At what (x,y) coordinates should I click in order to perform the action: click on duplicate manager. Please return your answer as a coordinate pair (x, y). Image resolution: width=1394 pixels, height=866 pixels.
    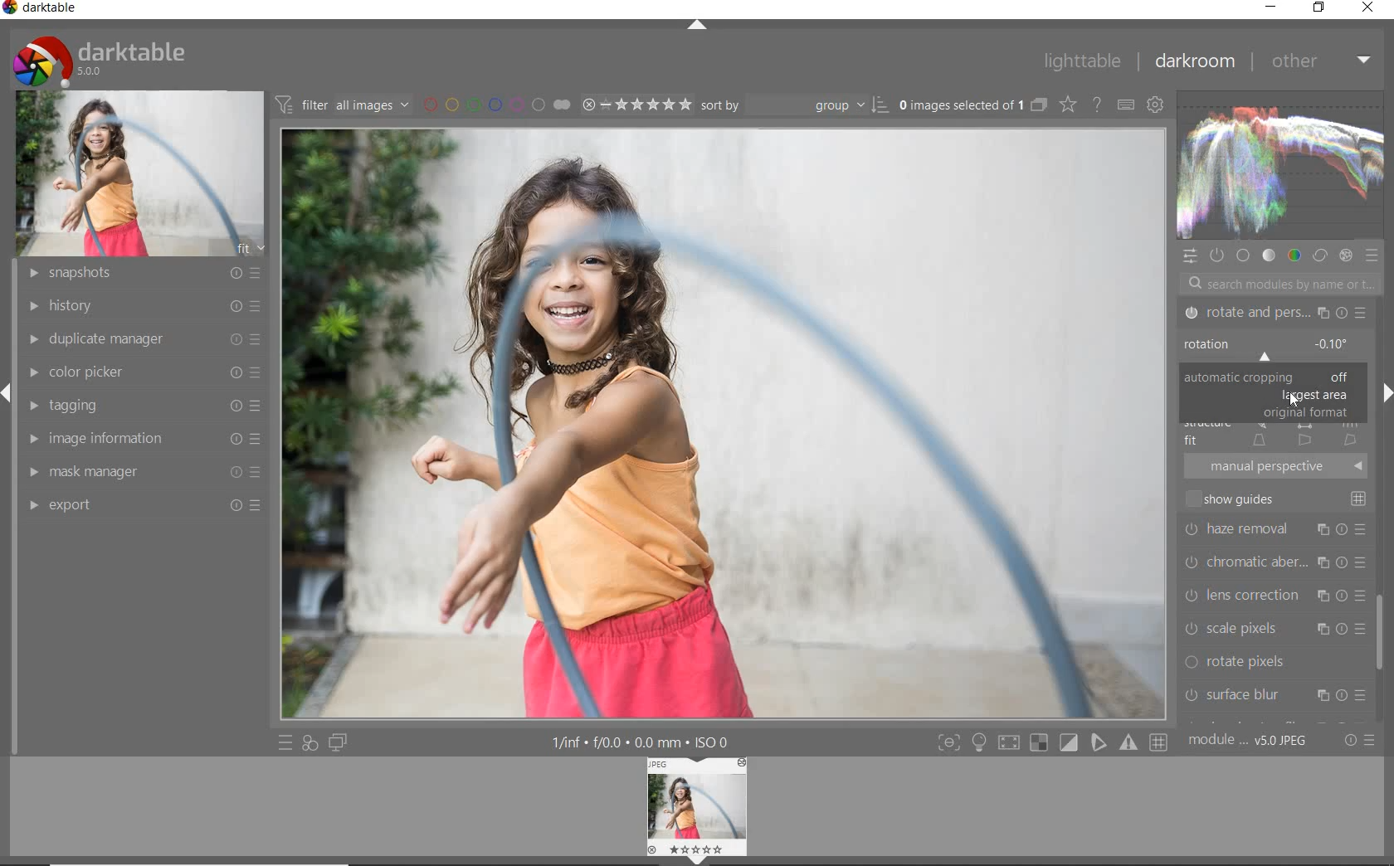
    Looking at the image, I should click on (145, 339).